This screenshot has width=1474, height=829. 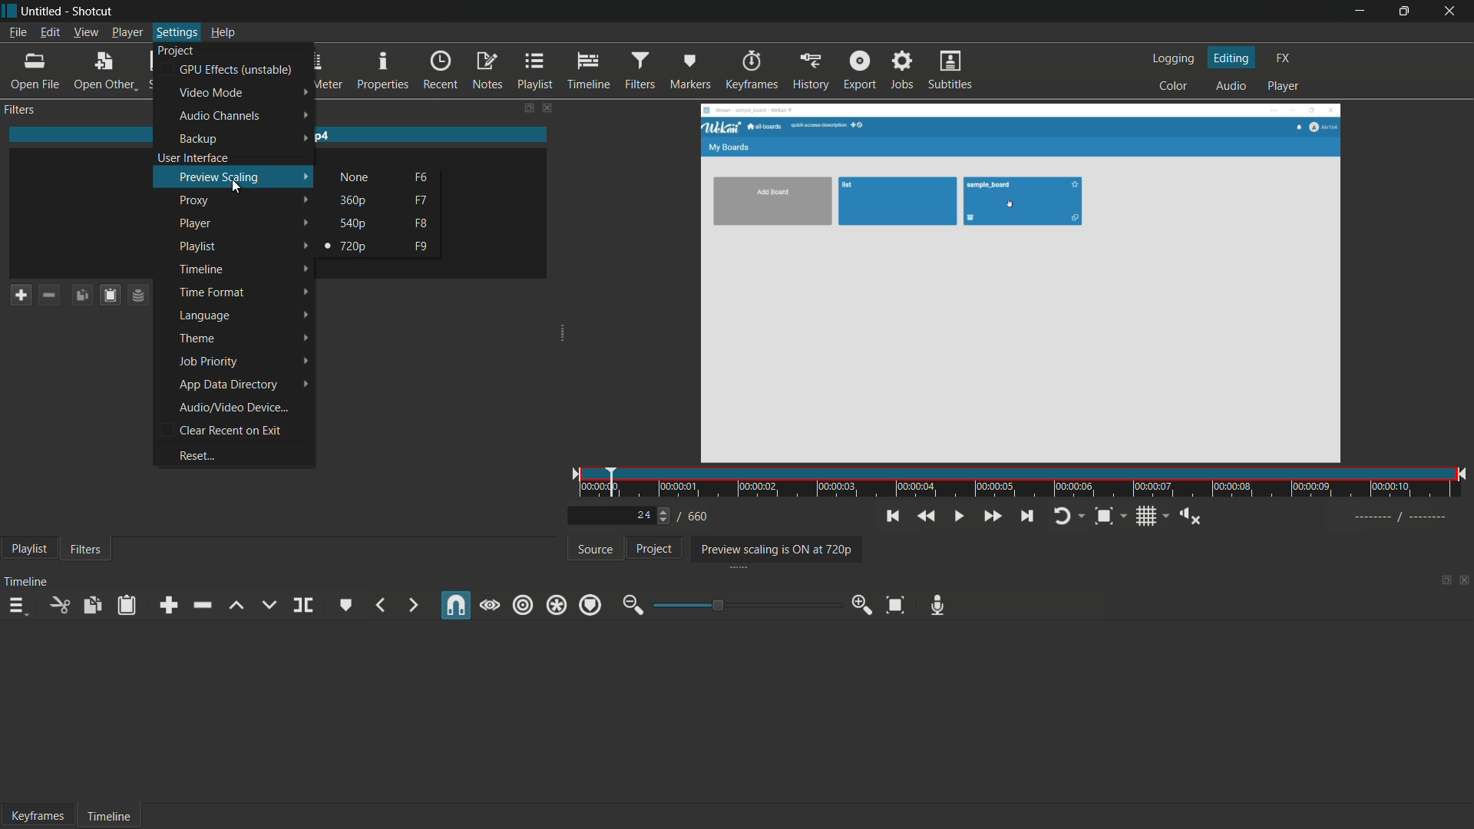 I want to click on clear recent on exit, so click(x=229, y=431).